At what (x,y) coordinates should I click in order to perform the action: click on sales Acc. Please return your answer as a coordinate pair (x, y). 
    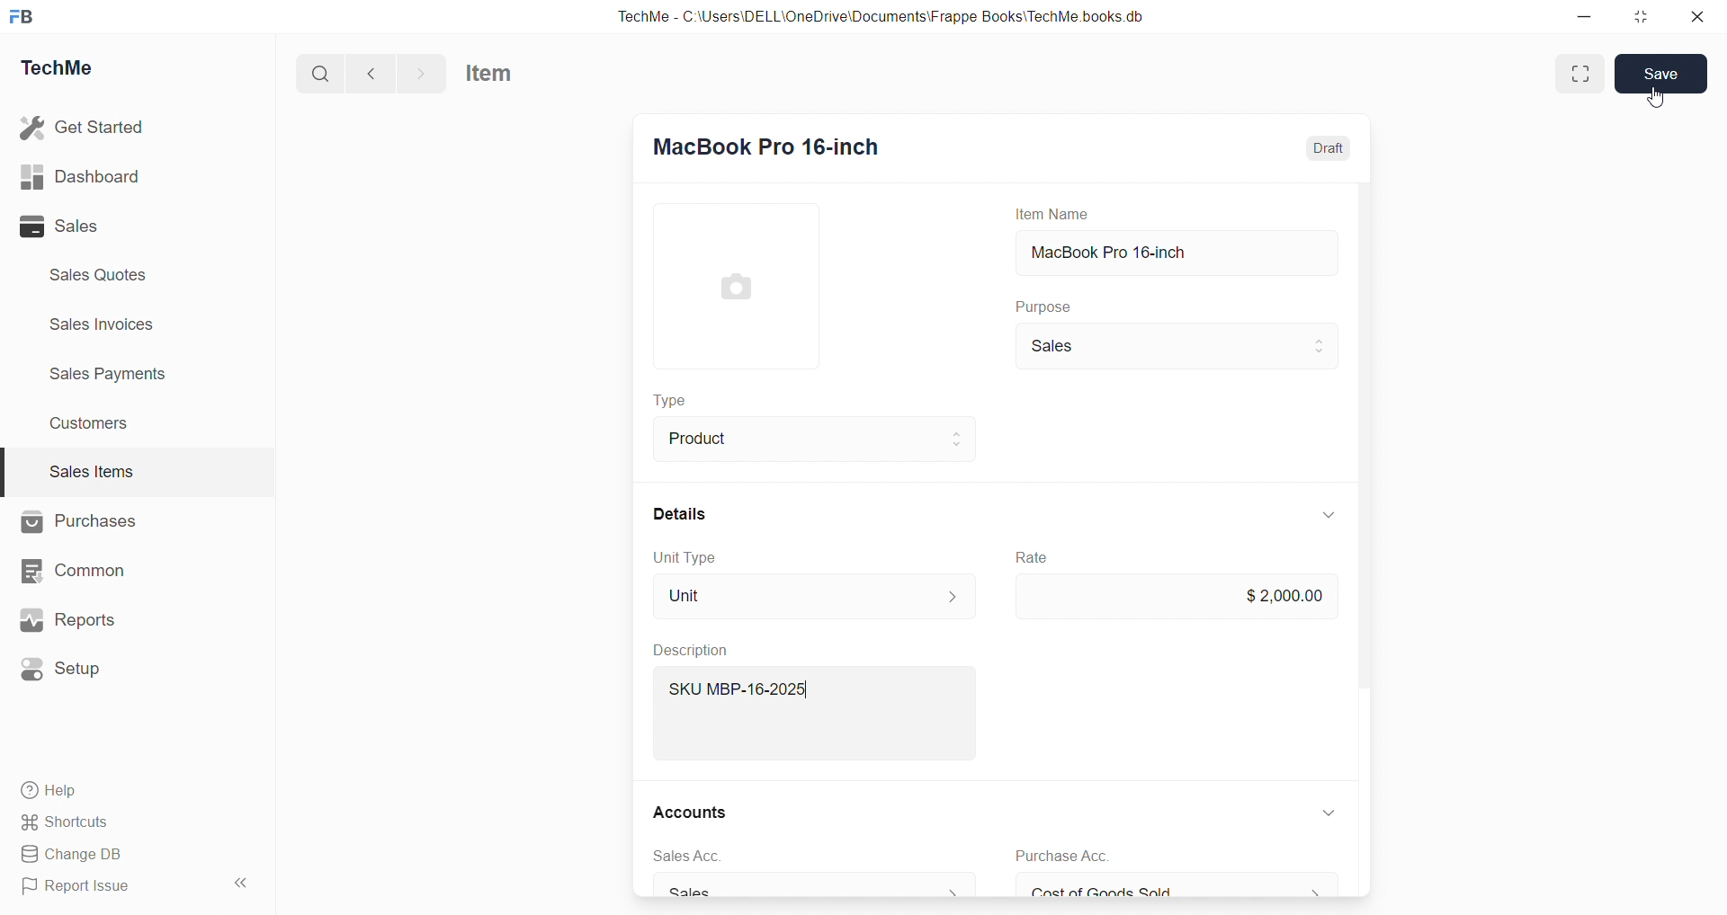
    Looking at the image, I should click on (685, 857).